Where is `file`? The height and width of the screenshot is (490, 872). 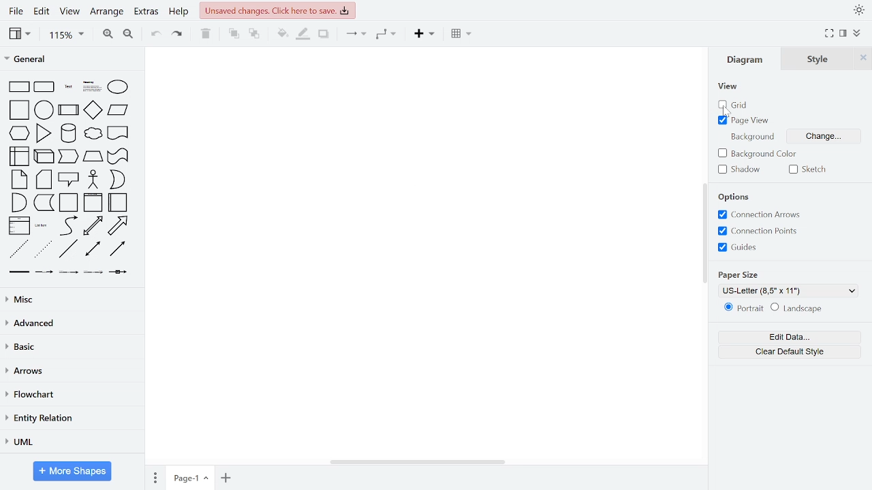 file is located at coordinates (16, 11).